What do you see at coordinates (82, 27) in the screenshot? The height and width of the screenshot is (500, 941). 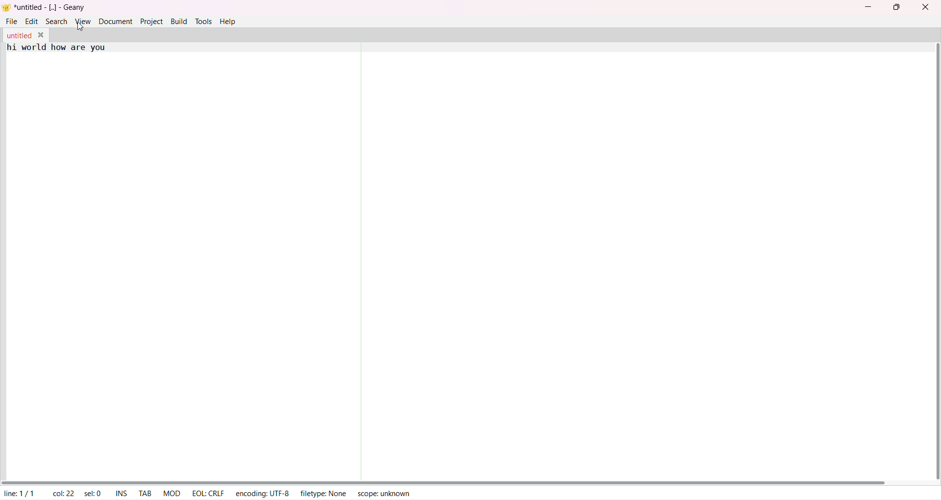 I see `cursor` at bounding box center [82, 27].